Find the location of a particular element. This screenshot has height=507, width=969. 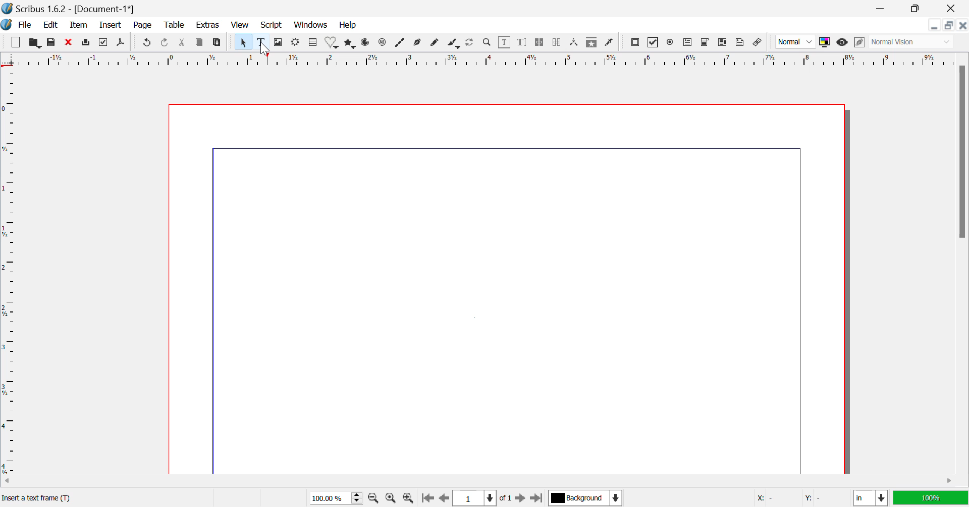

Edit in Preview Mode is located at coordinates (859, 43).